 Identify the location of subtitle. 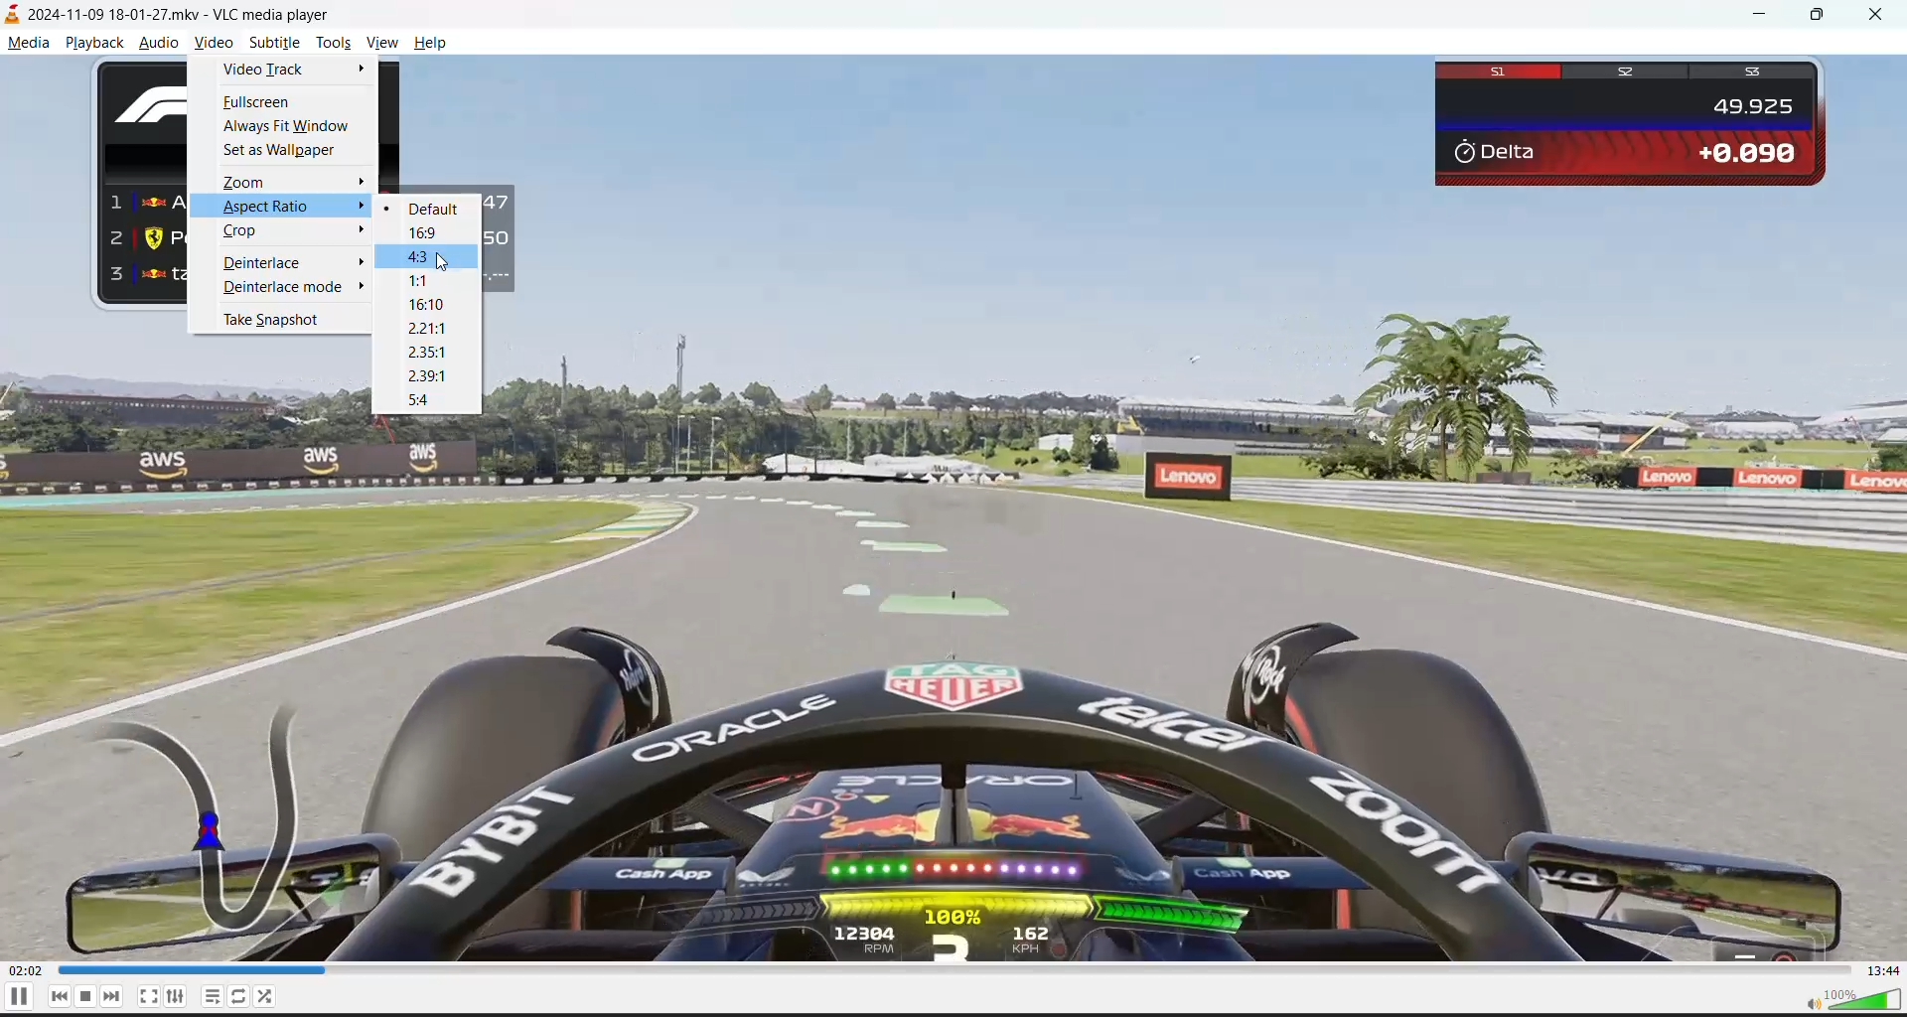
(275, 44).